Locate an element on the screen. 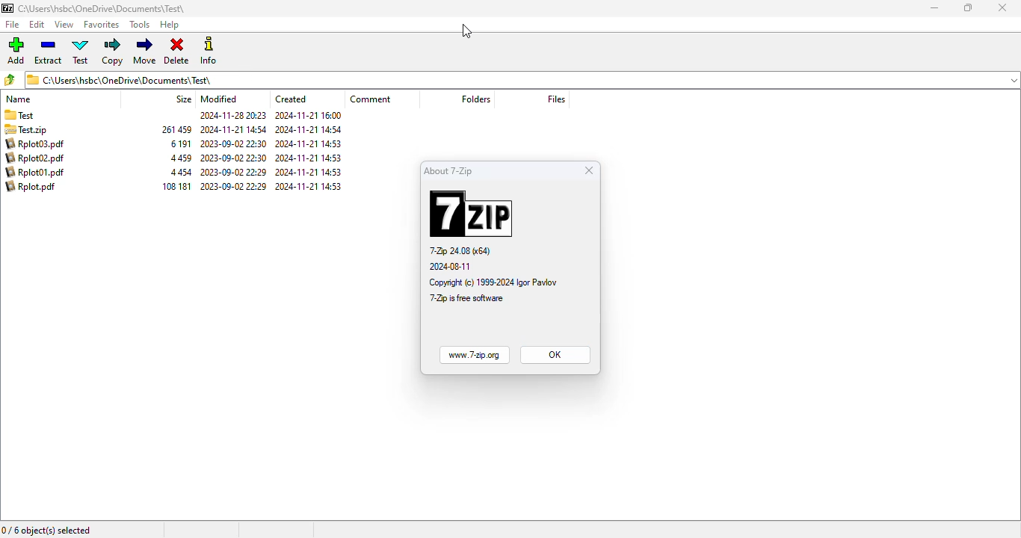 This screenshot has height=538, width=1021. 4 459 is located at coordinates (182, 158).